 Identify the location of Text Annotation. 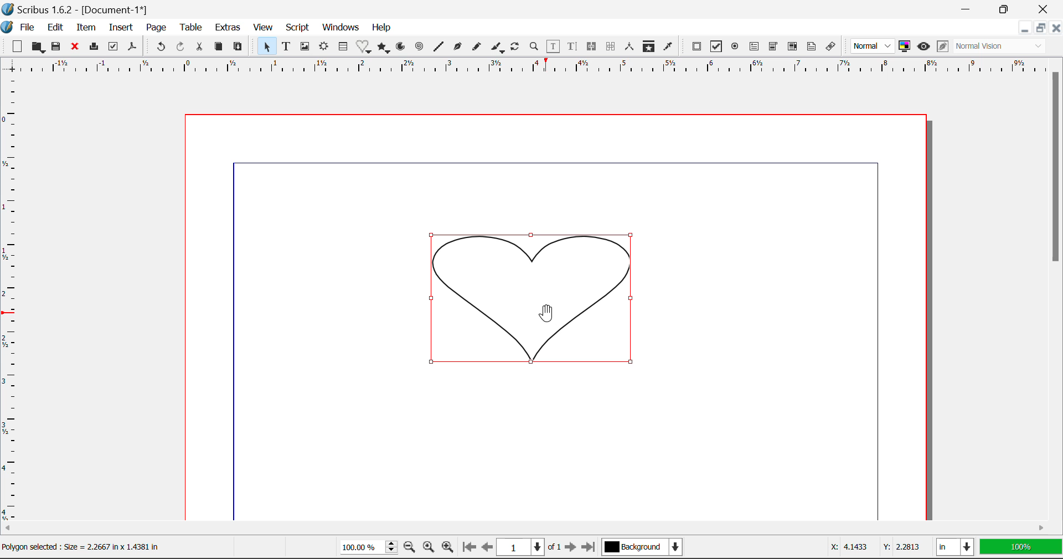
(811, 47).